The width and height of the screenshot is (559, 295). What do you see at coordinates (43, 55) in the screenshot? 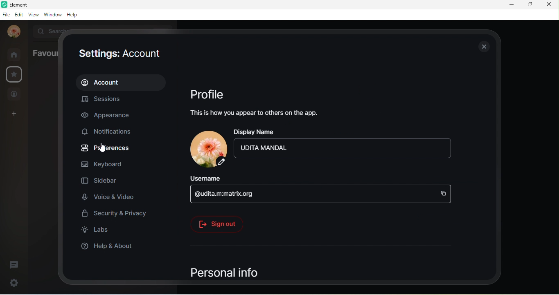
I see `favourites` at bounding box center [43, 55].